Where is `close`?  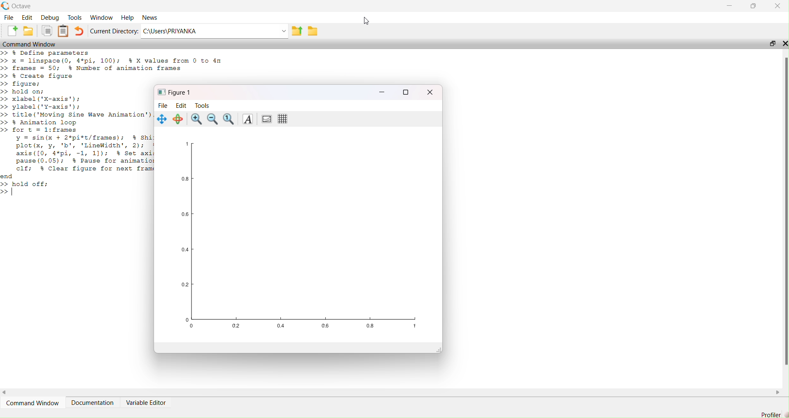 close is located at coordinates (432, 94).